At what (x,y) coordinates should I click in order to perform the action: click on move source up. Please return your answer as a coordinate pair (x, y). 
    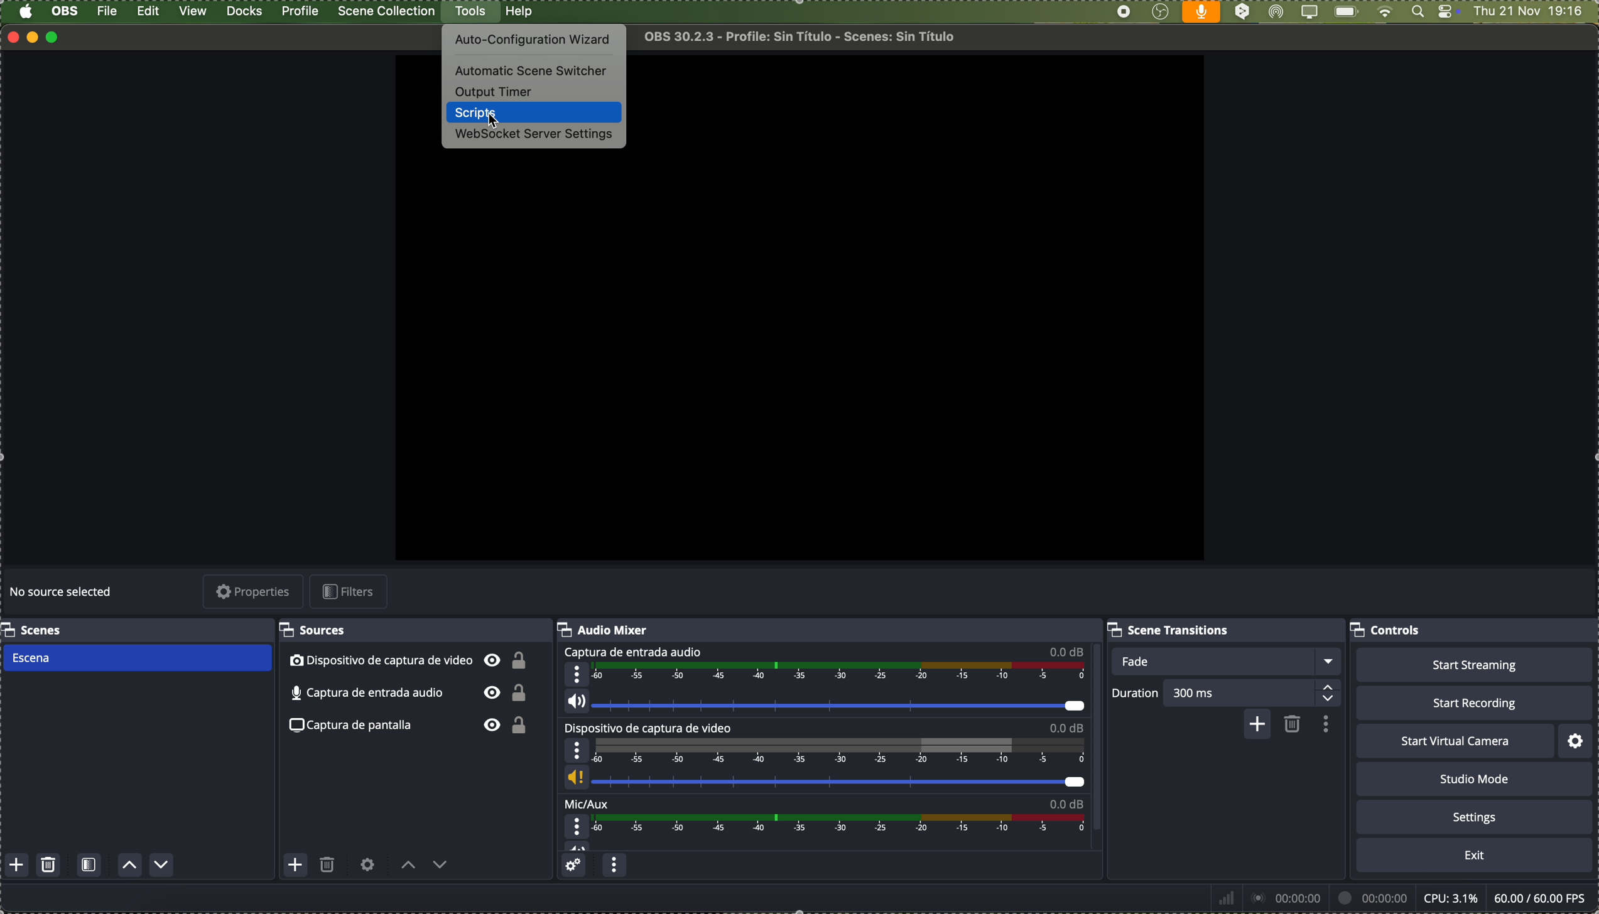
    Looking at the image, I should click on (408, 866).